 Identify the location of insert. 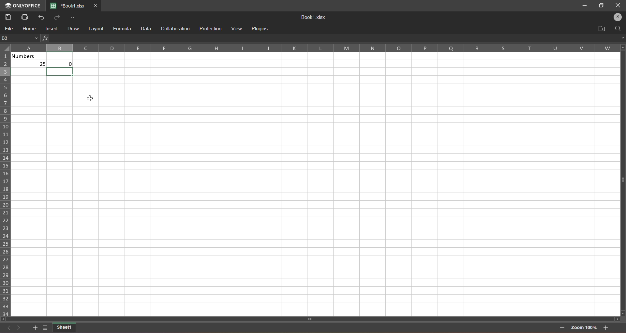
(50, 29).